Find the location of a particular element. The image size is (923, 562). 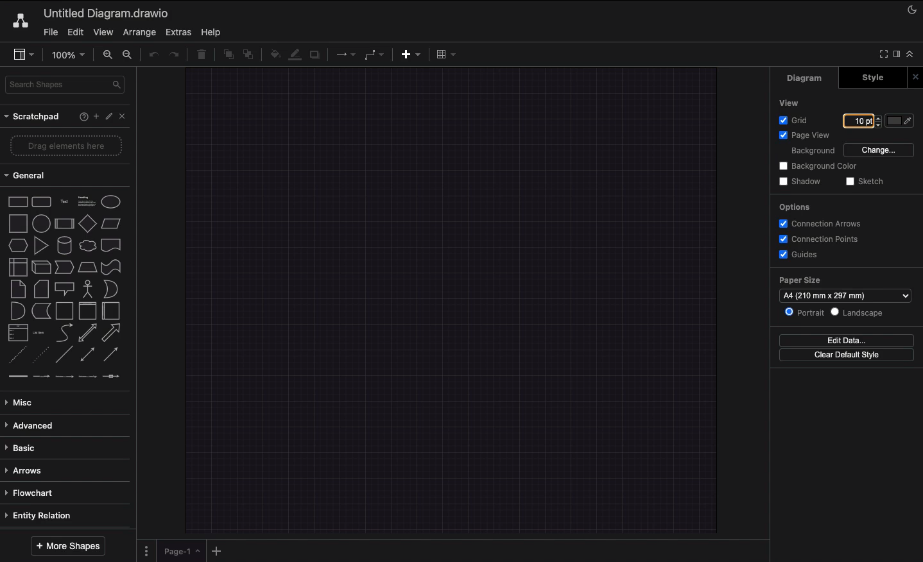

Undo is located at coordinates (152, 56).